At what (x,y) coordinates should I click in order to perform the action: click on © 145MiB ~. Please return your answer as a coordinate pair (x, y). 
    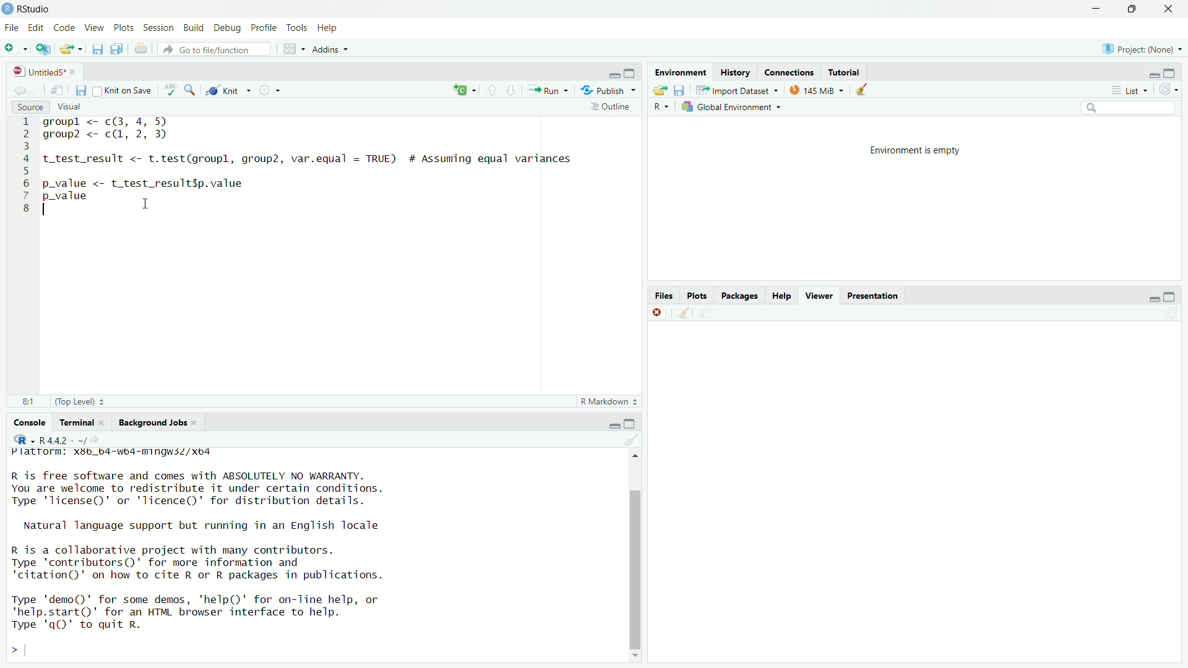
    Looking at the image, I should click on (816, 90).